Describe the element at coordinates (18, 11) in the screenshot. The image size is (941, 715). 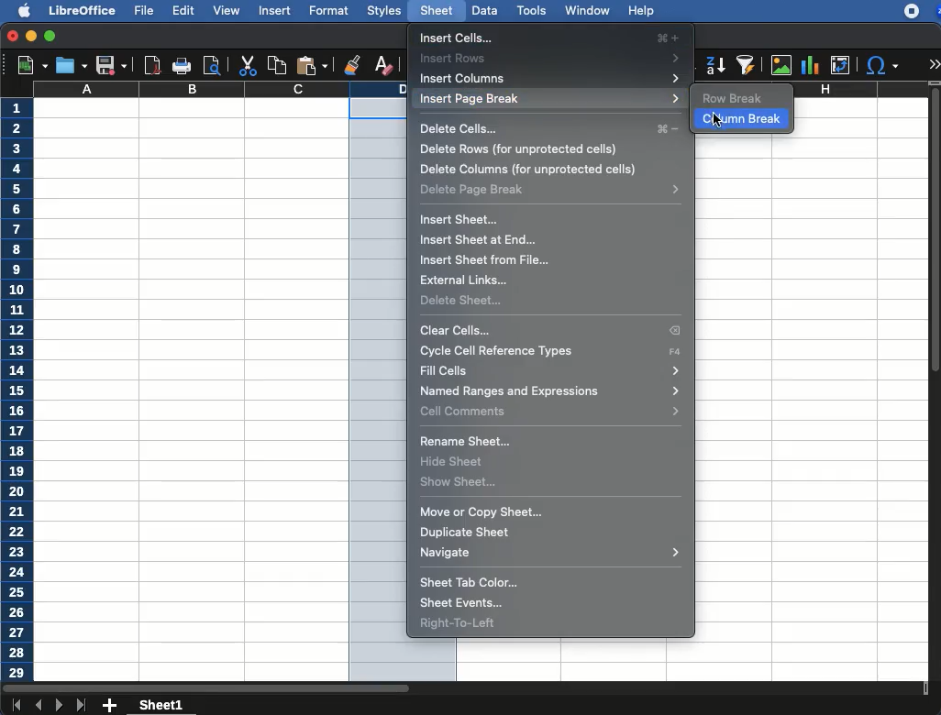
I see `apple` at that location.